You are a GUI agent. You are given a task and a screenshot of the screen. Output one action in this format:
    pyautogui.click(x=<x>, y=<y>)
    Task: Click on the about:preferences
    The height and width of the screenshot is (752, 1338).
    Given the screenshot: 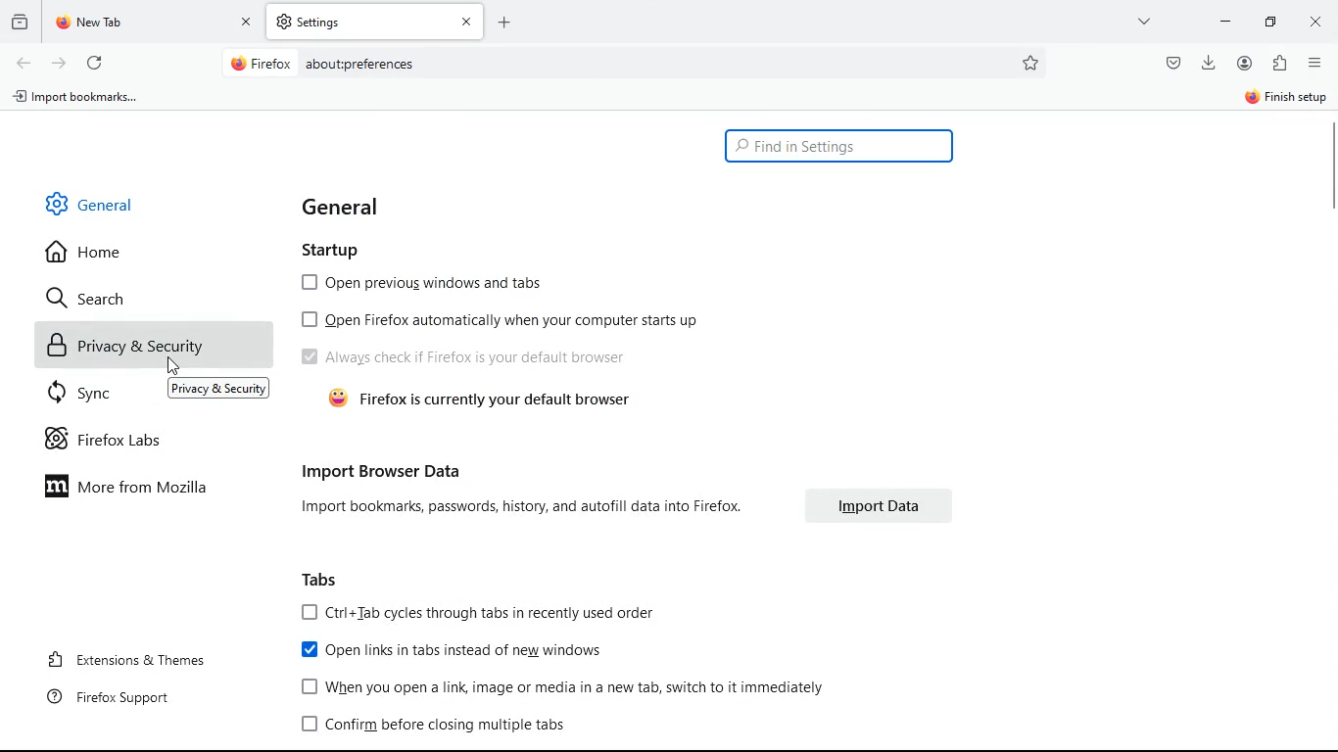 What is the action you would take?
    pyautogui.click(x=359, y=67)
    